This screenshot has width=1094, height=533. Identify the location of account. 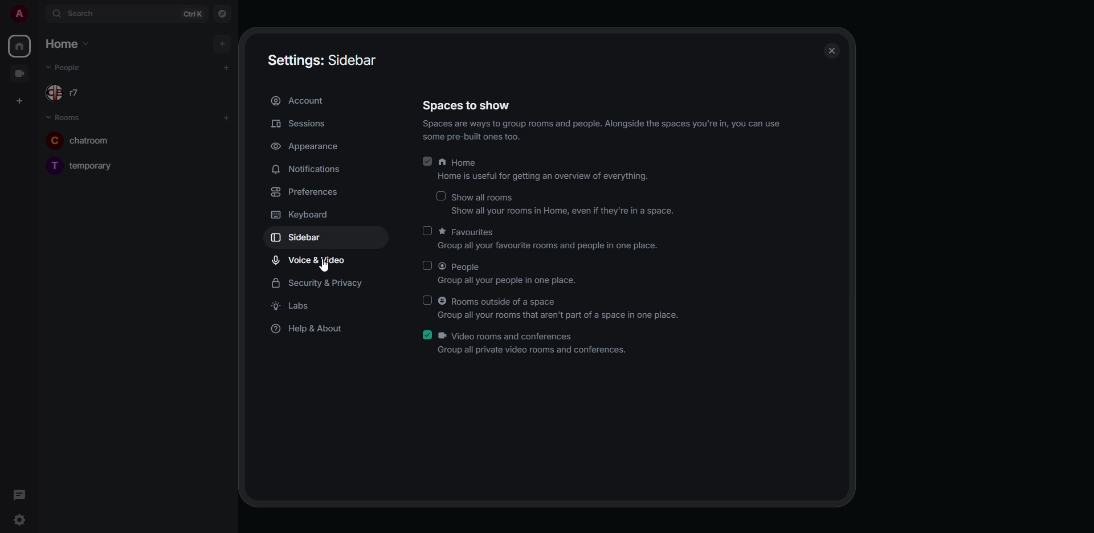
(298, 101).